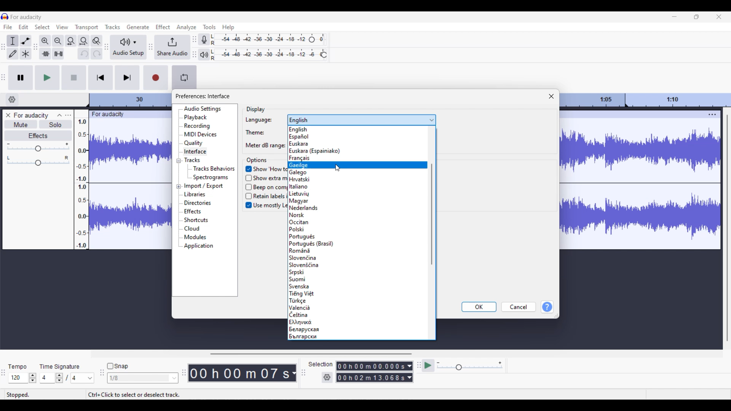 The image size is (731, 411). Describe the element at coordinates (479, 307) in the screenshot. I see `OK` at that location.